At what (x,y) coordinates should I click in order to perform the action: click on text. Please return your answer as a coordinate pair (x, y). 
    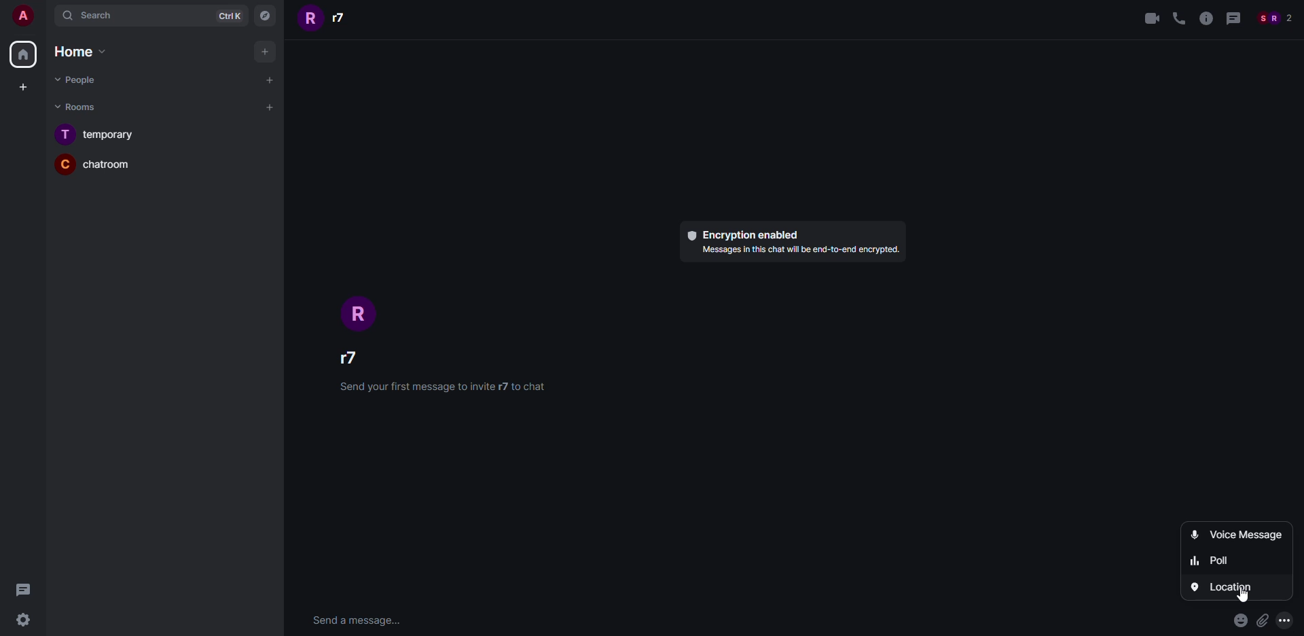
    Looking at the image, I should click on (441, 386).